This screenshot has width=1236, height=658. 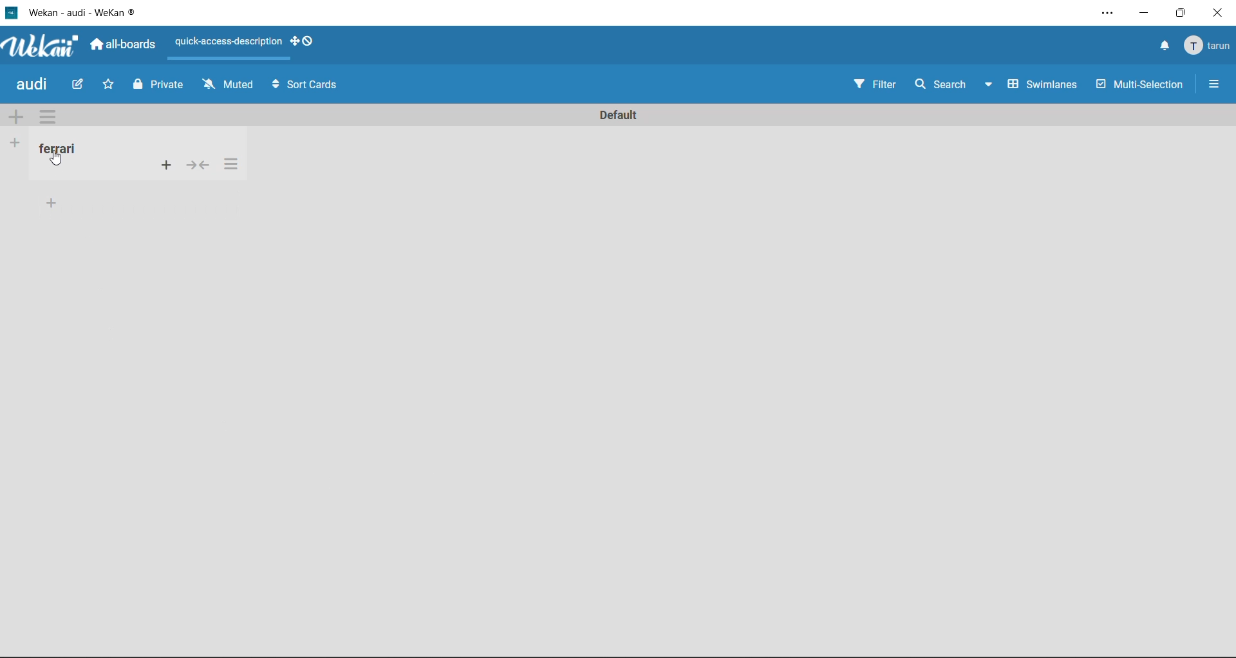 What do you see at coordinates (227, 42) in the screenshot?
I see `quick-access-description` at bounding box center [227, 42].